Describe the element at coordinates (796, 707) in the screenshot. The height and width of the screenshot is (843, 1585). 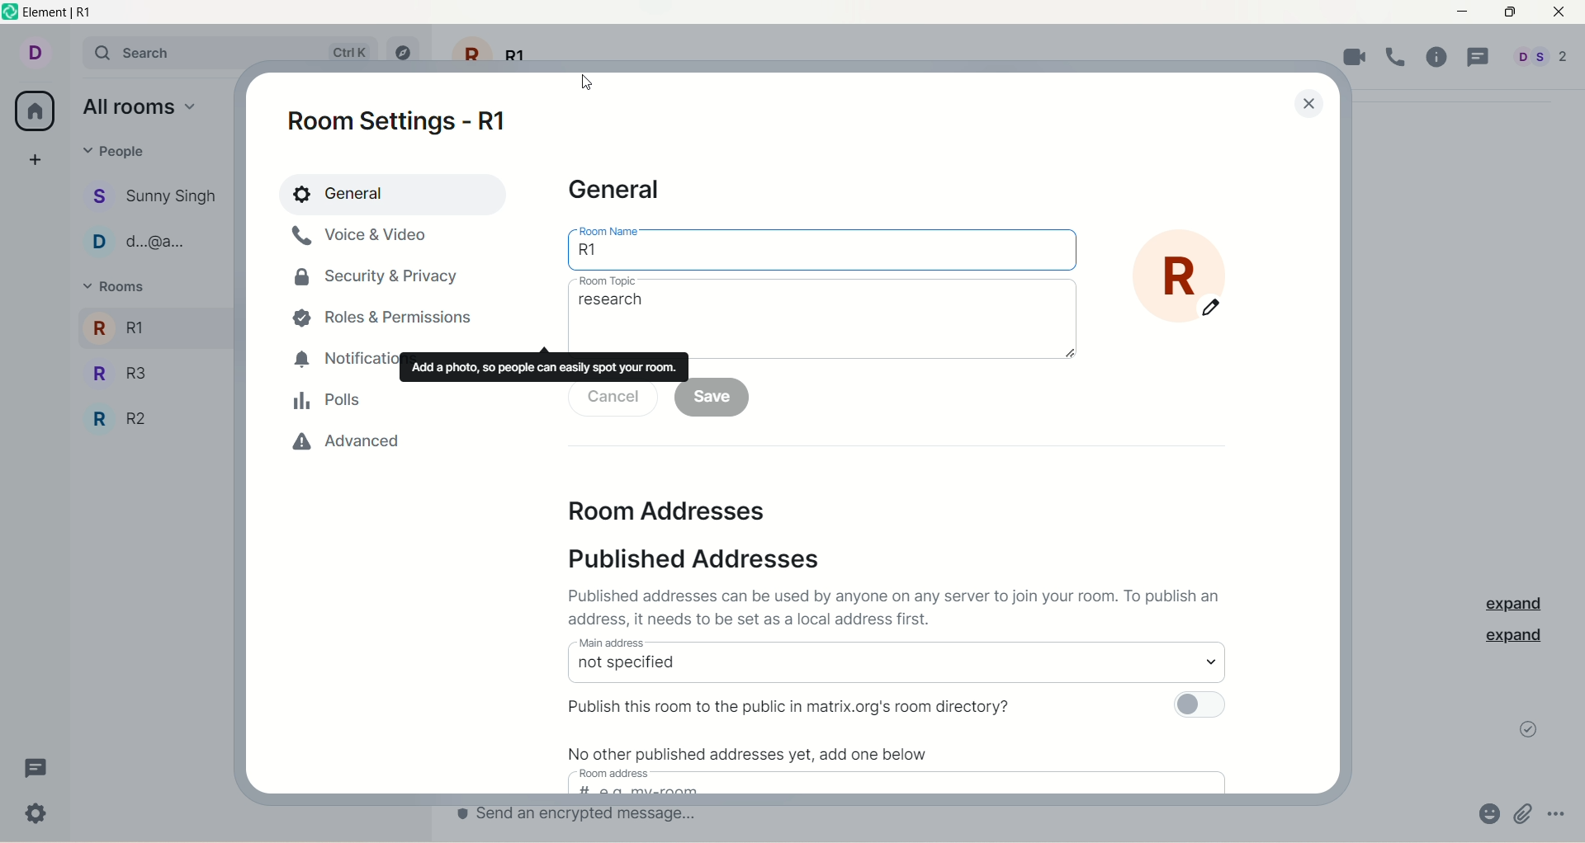
I see `text` at that location.